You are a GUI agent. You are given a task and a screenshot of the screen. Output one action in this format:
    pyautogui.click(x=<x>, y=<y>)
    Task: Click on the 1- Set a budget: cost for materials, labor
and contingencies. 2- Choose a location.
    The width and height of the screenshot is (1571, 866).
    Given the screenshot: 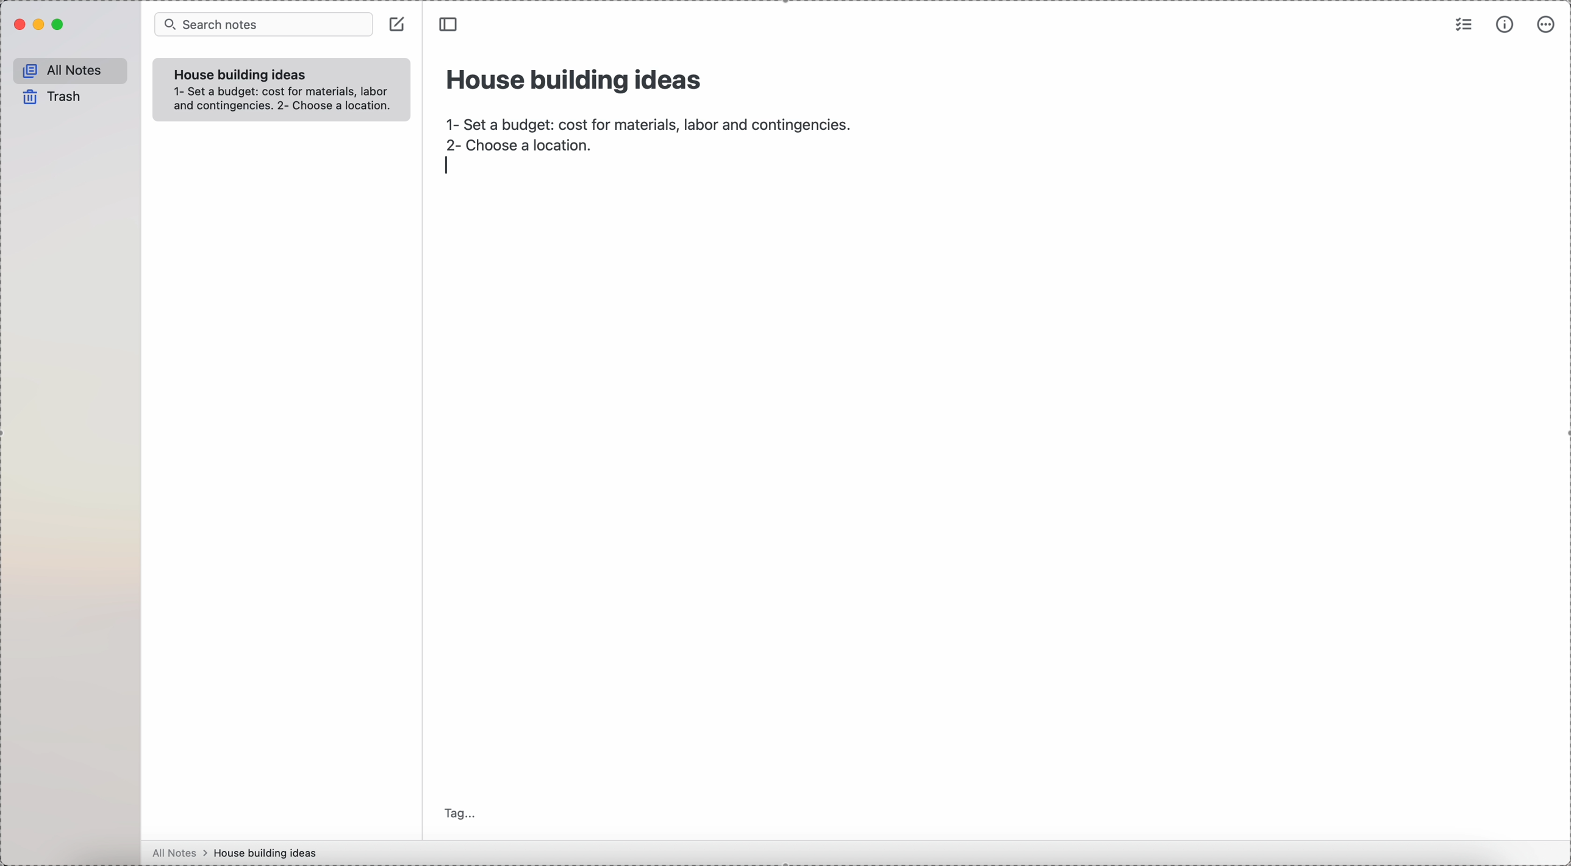 What is the action you would take?
    pyautogui.click(x=281, y=101)
    